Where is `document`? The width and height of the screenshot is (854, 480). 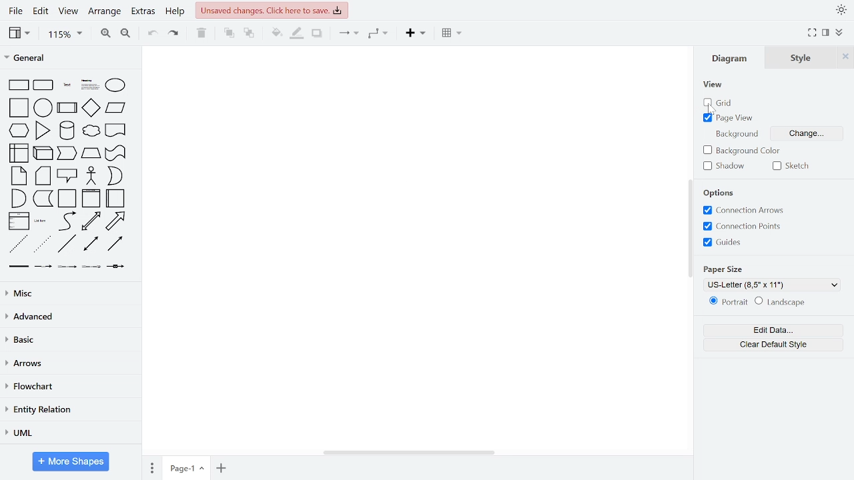
document is located at coordinates (116, 130).